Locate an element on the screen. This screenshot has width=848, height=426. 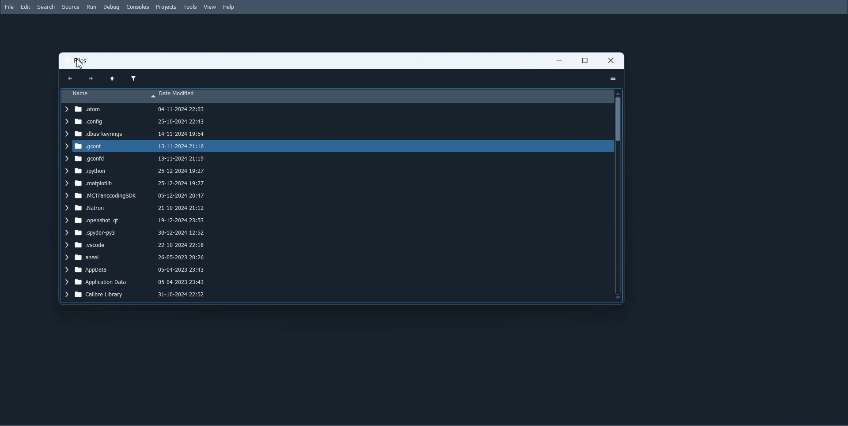
Cursor is located at coordinates (79, 64).